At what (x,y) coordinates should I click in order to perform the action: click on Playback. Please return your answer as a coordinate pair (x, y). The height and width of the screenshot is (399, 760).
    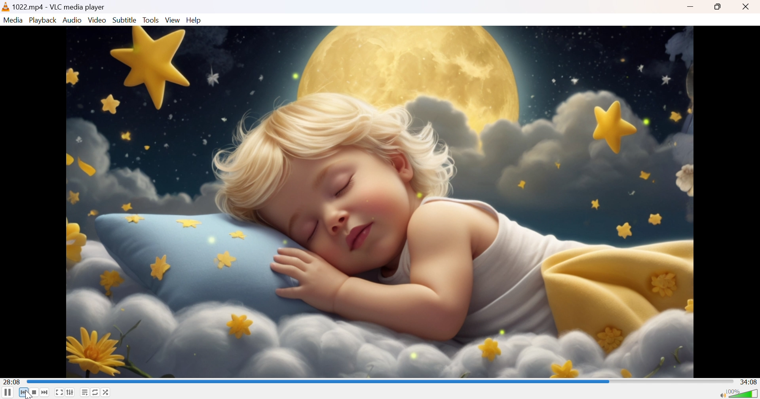
    Looking at the image, I should click on (44, 20).